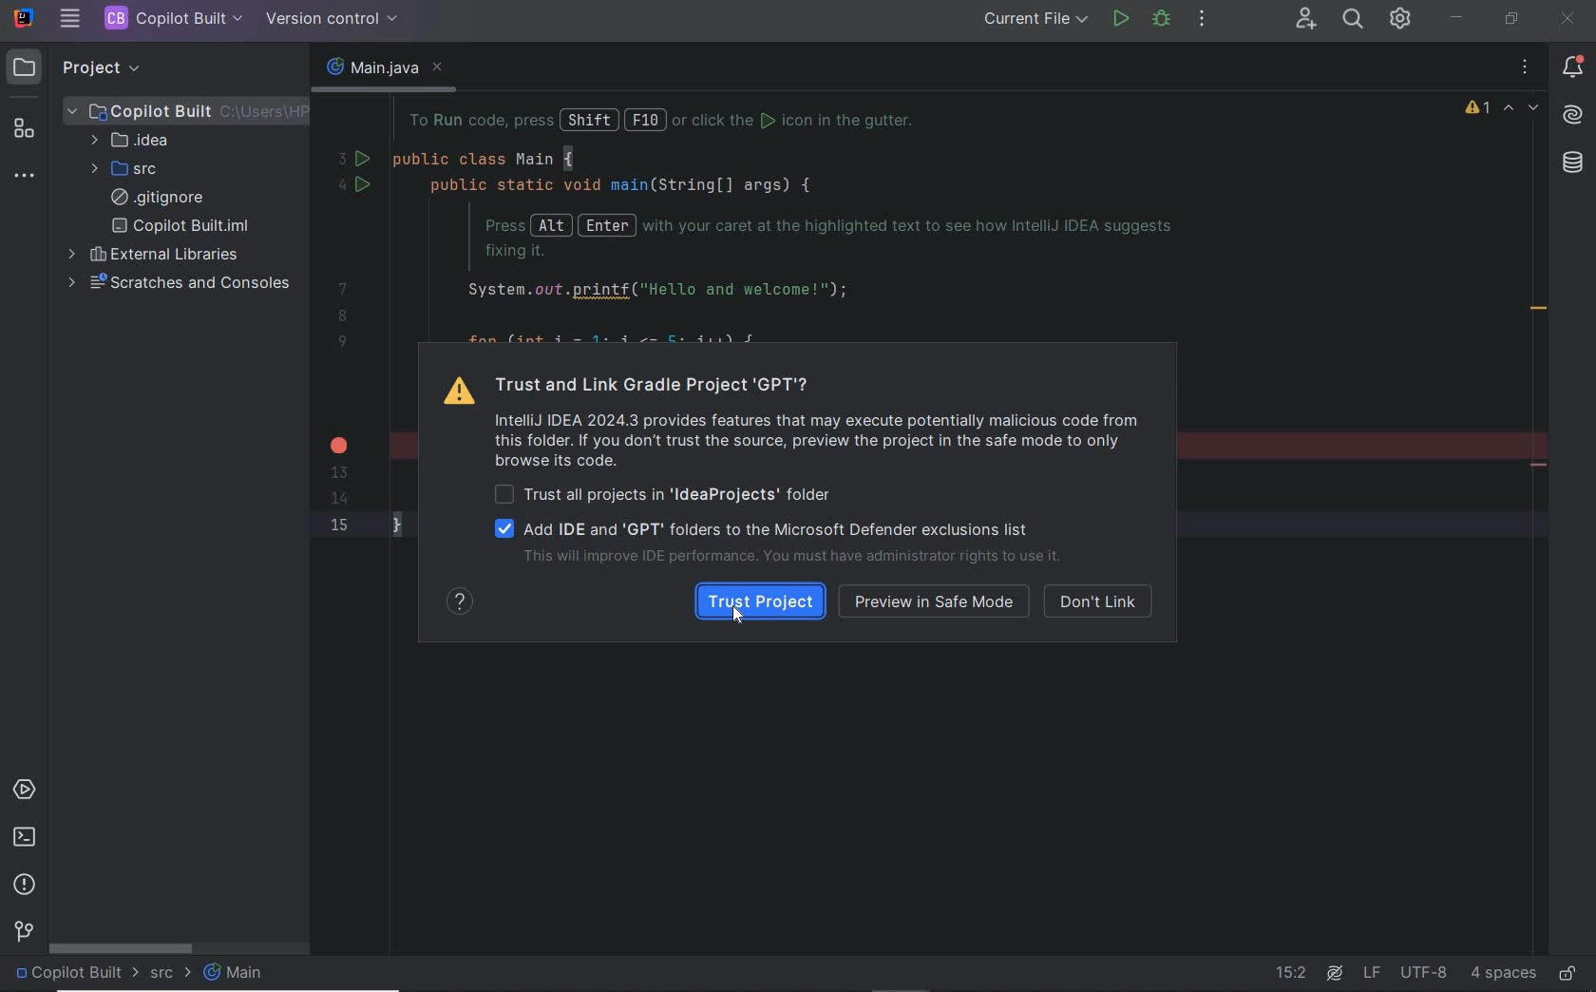 The width and height of the screenshot is (1596, 992). I want to click on line separator, so click(1375, 974).